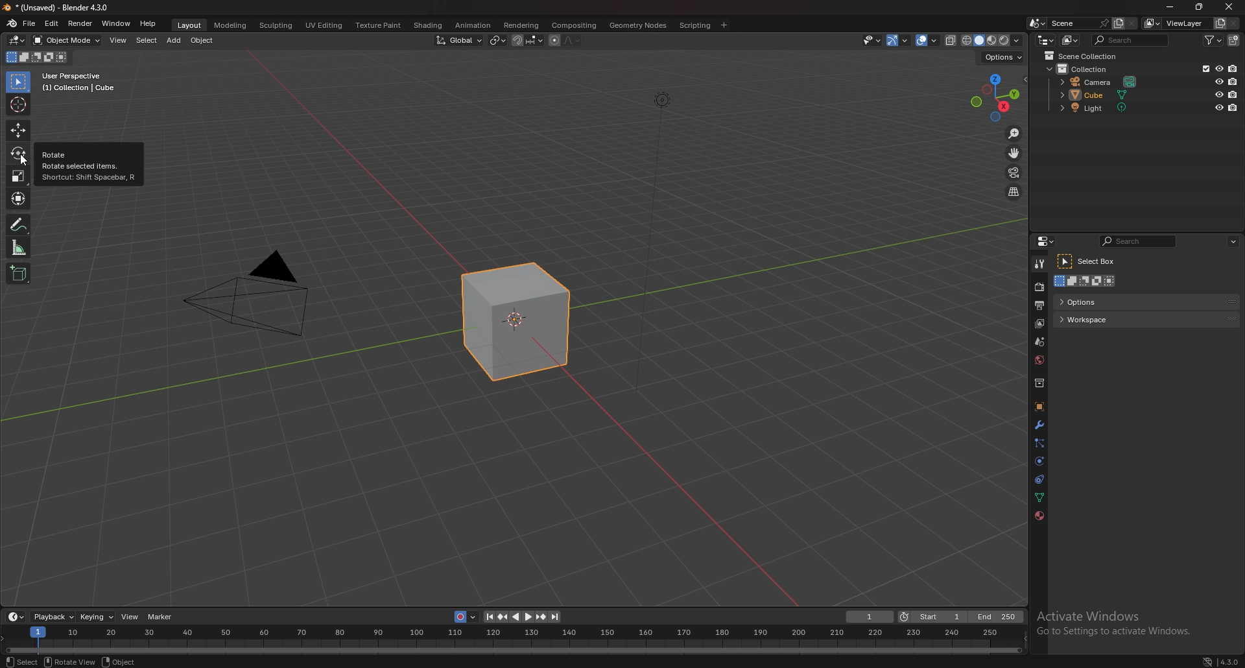 The image size is (1245, 668). I want to click on render, so click(80, 23).